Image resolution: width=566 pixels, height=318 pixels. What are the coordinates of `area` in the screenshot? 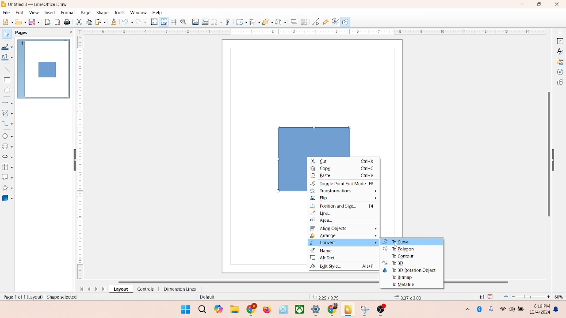 It's located at (329, 221).